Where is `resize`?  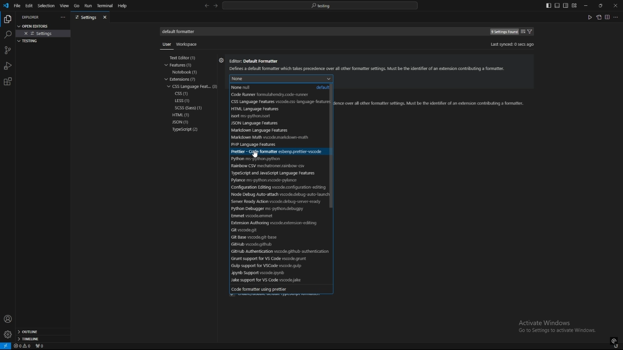 resize is located at coordinates (600, 5).